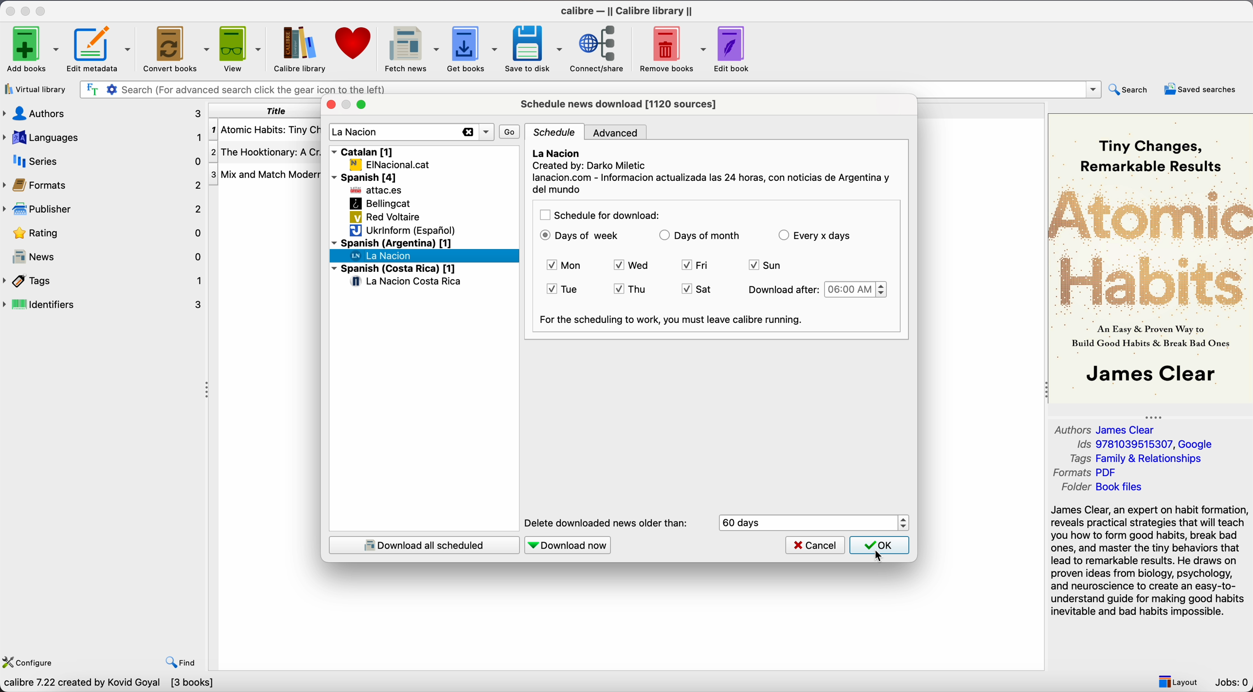 This screenshot has width=1253, height=692. I want to click on Spanish (Argentina) [1], so click(392, 242).